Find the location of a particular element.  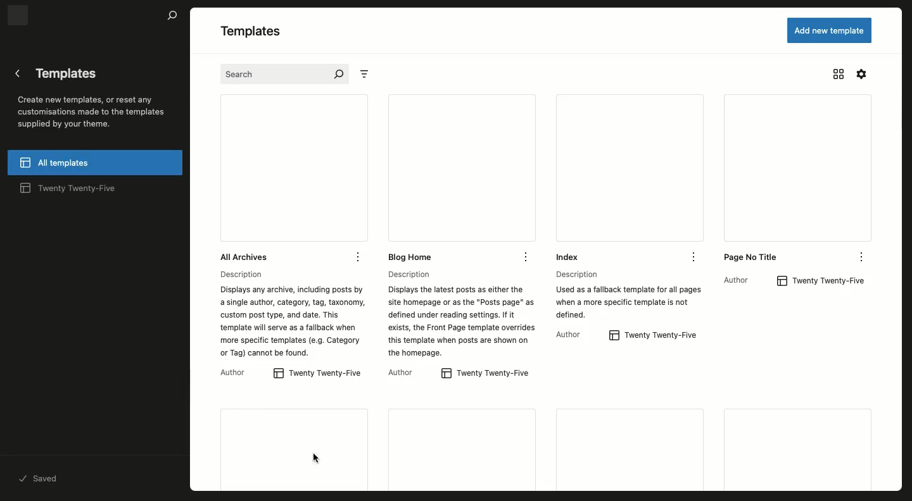

 Twenty Twenty-Five is located at coordinates (831, 281).